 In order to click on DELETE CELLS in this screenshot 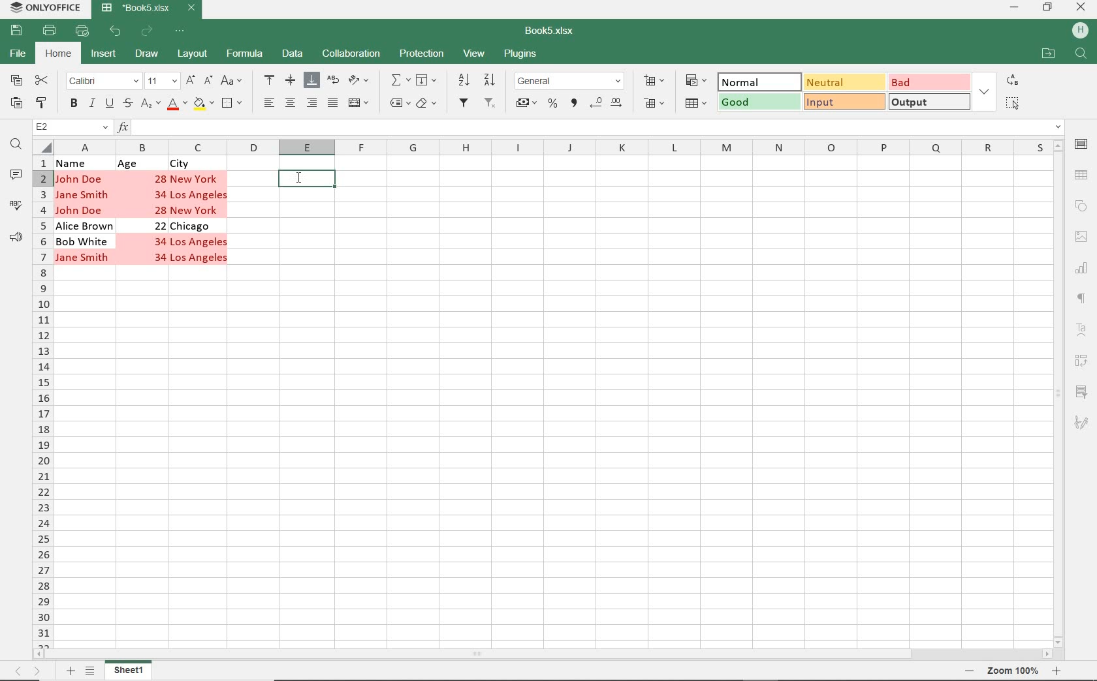, I will do `click(656, 104)`.